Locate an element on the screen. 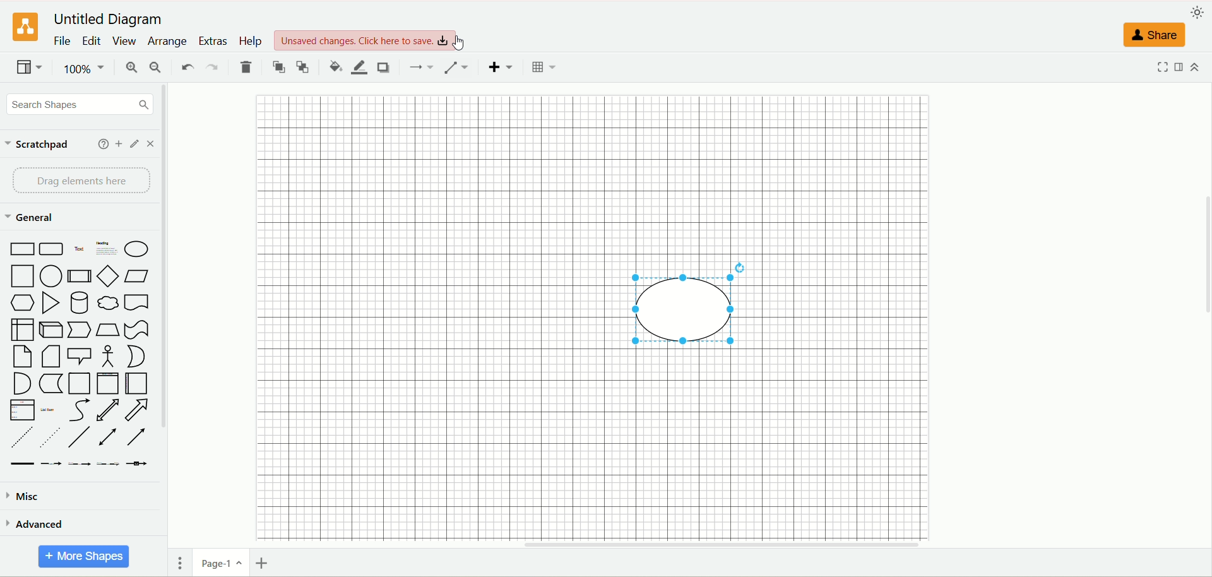 Image resolution: width=1212 pixels, height=577 pixels. vertical container is located at coordinates (109, 383).